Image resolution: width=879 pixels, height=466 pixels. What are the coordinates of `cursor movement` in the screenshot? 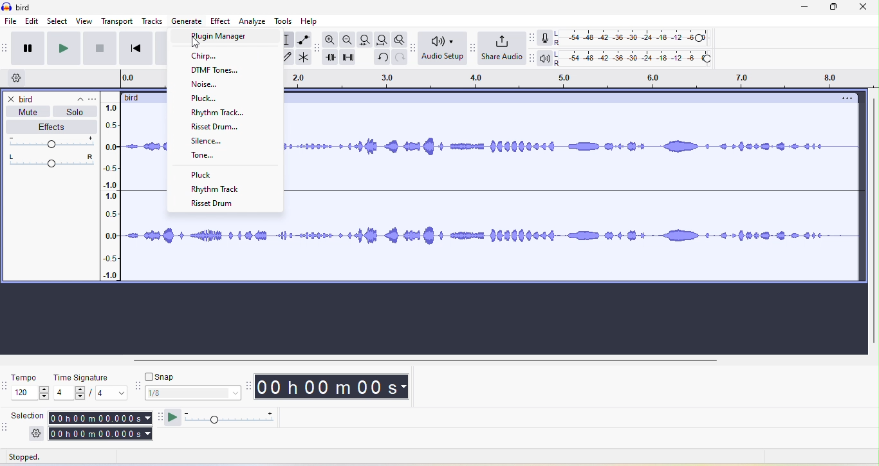 It's located at (196, 42).